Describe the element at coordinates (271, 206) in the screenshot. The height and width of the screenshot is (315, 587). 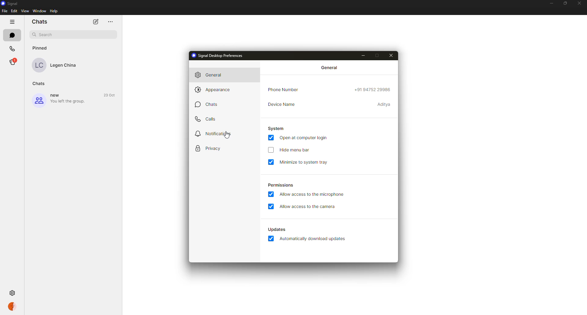
I see `selected` at that location.